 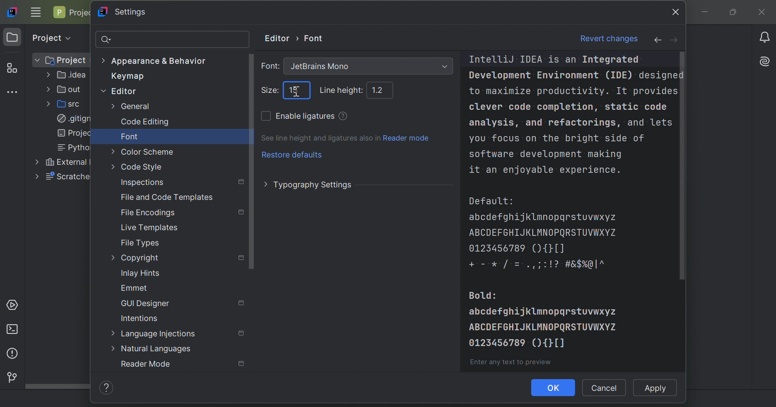 What do you see at coordinates (538, 265) in the screenshot?
I see `+ - * / = . , ; : ! ? # & $ % @ | ^` at bounding box center [538, 265].